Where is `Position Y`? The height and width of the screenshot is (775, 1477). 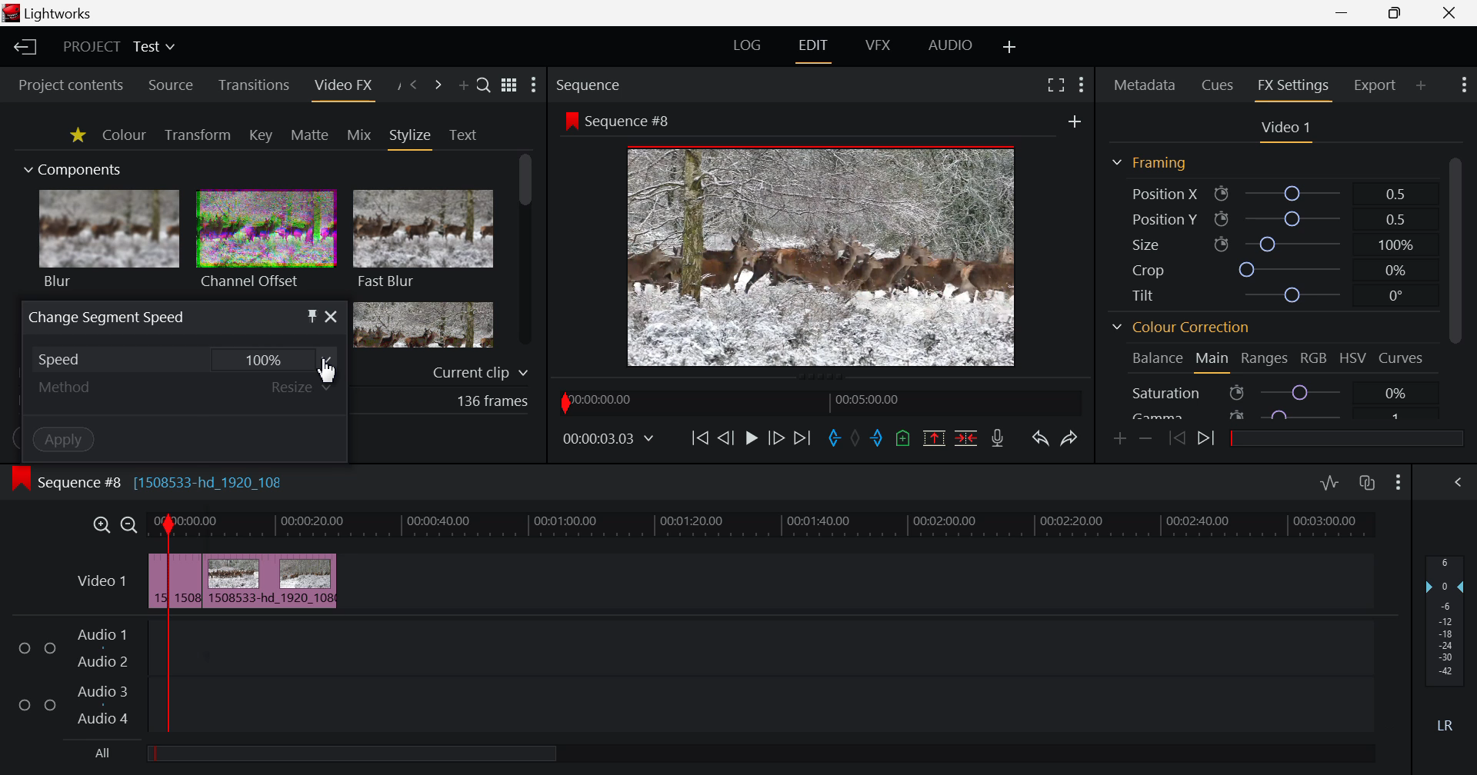 Position Y is located at coordinates (1269, 219).